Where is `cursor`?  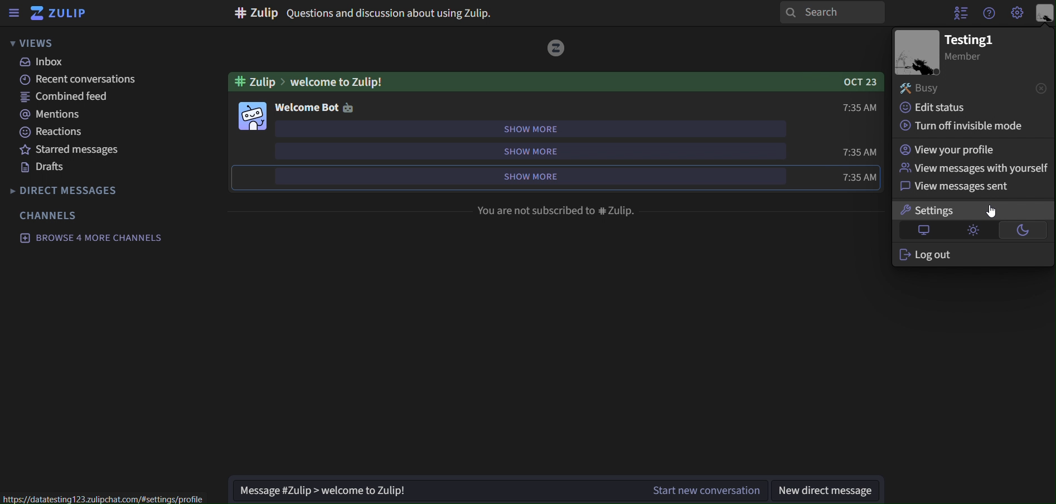
cursor is located at coordinates (991, 210).